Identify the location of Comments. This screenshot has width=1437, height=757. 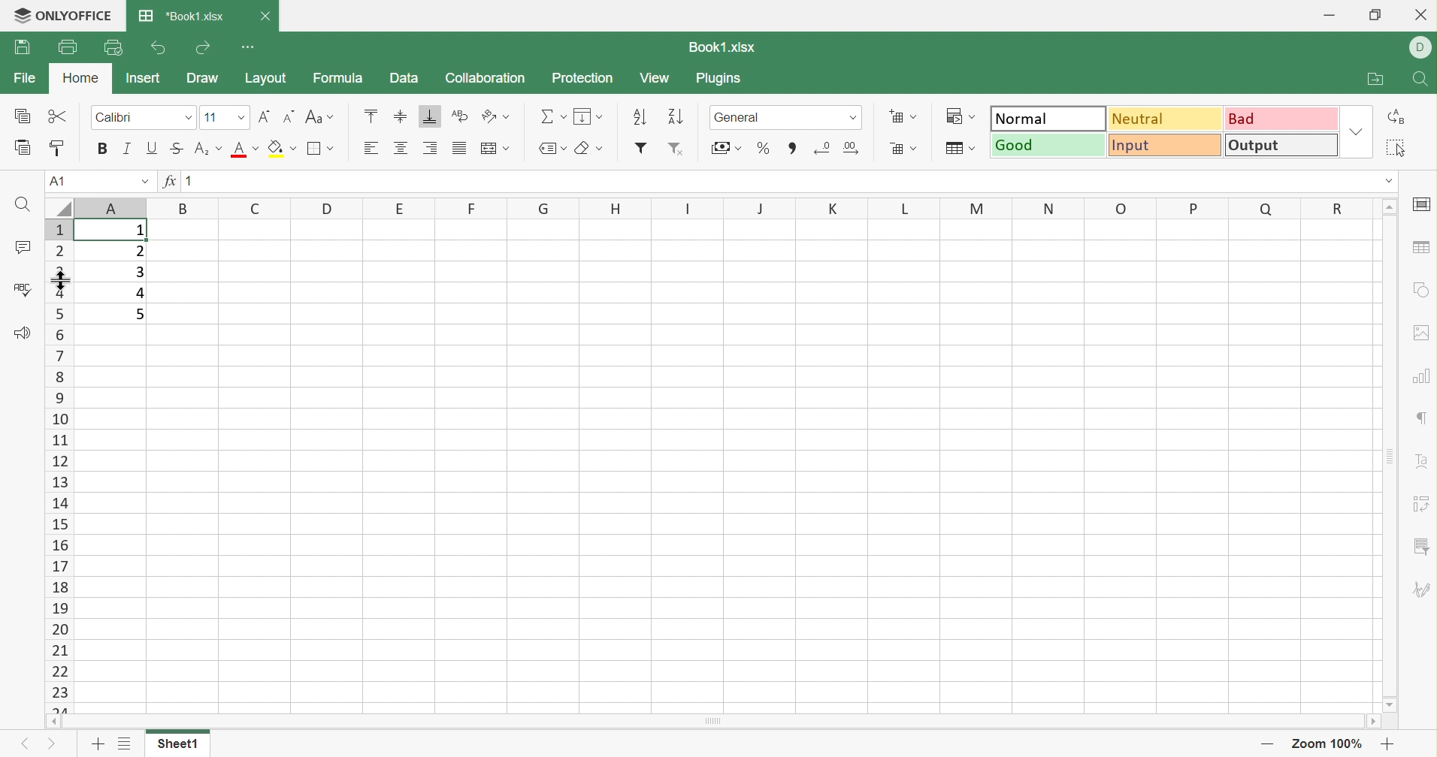
(23, 247).